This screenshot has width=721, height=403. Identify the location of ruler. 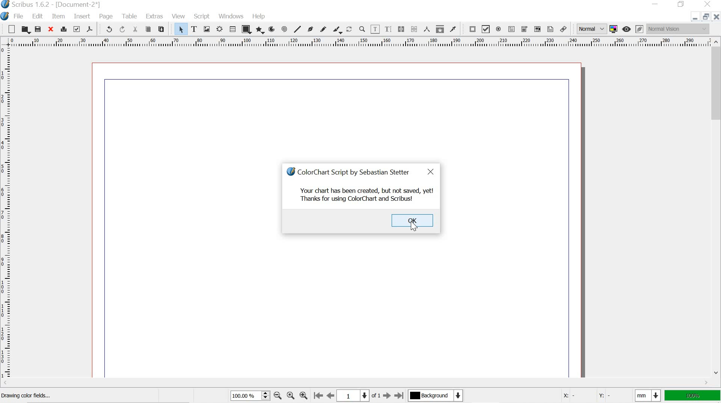
(354, 43).